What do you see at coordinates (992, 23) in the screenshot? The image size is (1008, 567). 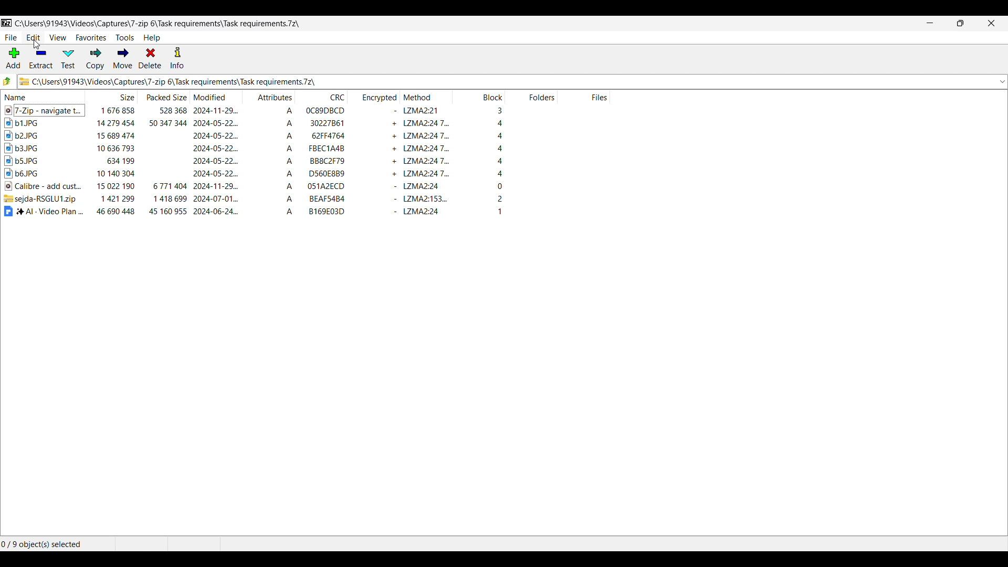 I see `Close interface` at bounding box center [992, 23].